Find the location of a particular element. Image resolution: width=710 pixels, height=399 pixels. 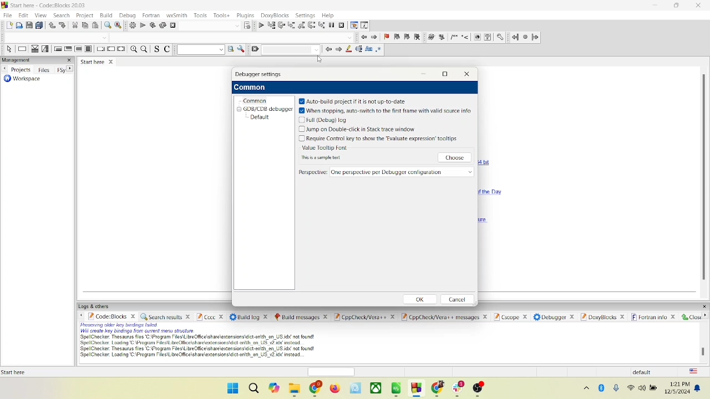

ok is located at coordinates (417, 300).